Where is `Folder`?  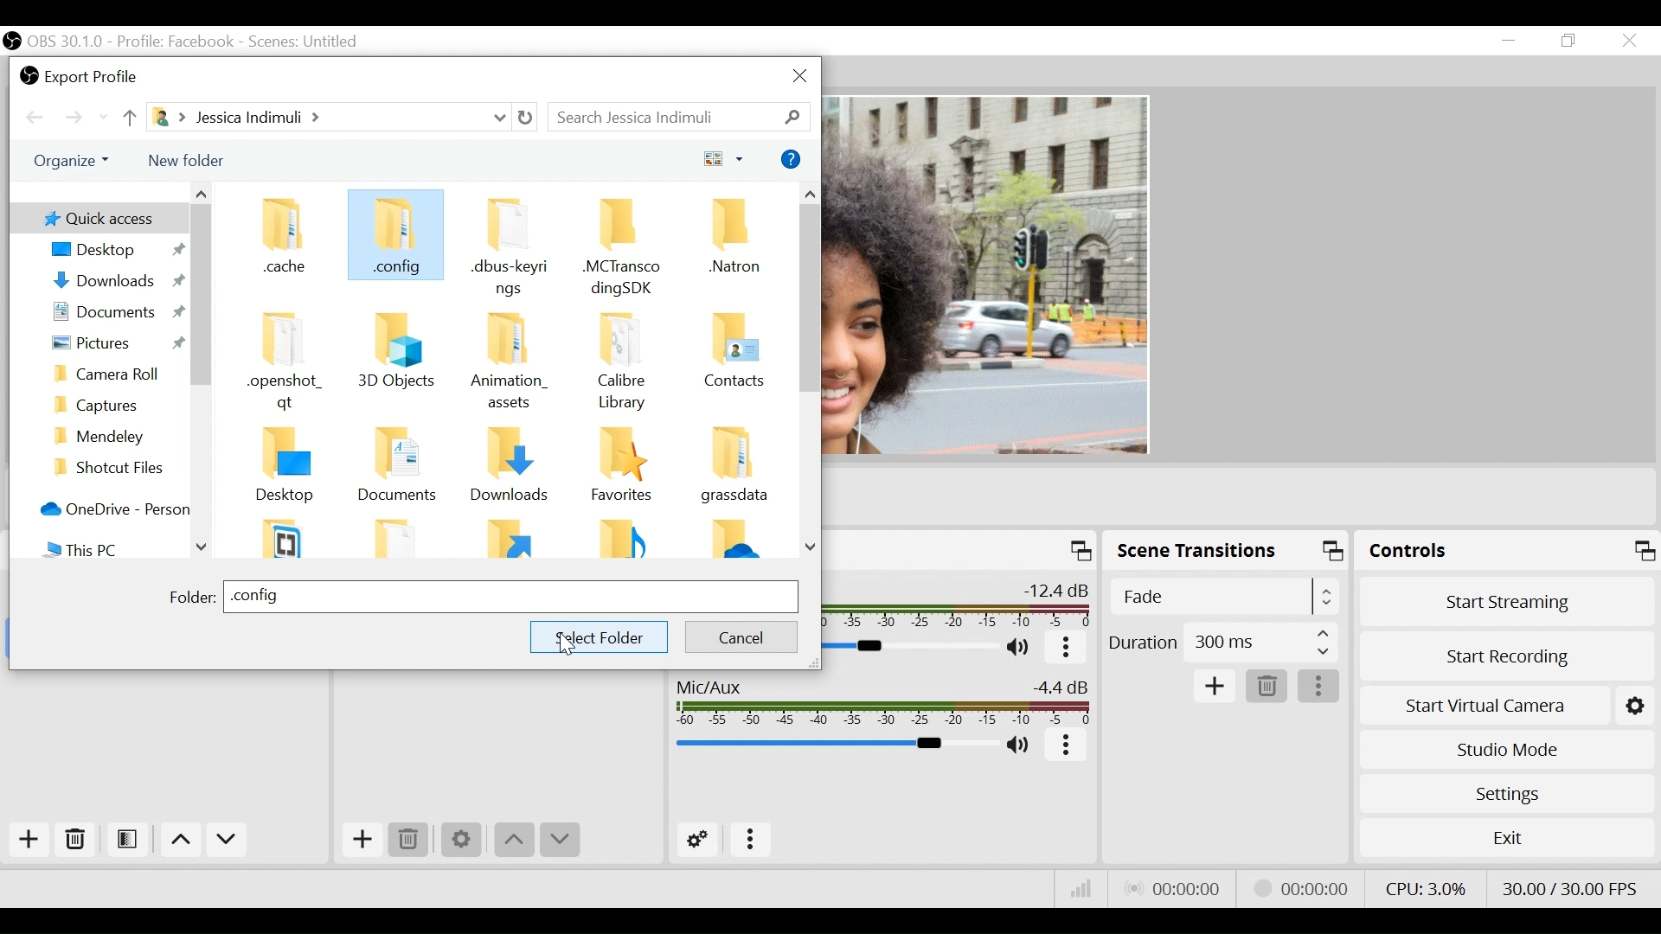 Folder is located at coordinates (734, 541).